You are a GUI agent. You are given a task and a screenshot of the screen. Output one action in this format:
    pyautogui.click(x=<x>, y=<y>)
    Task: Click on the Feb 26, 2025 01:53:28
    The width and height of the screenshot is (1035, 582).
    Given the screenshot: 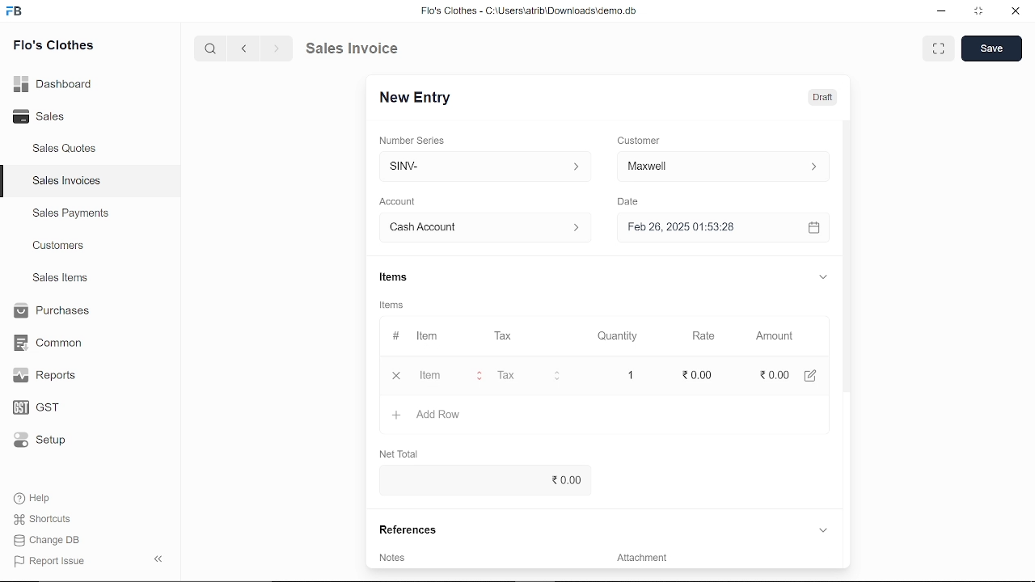 What is the action you would take?
    pyautogui.click(x=703, y=228)
    